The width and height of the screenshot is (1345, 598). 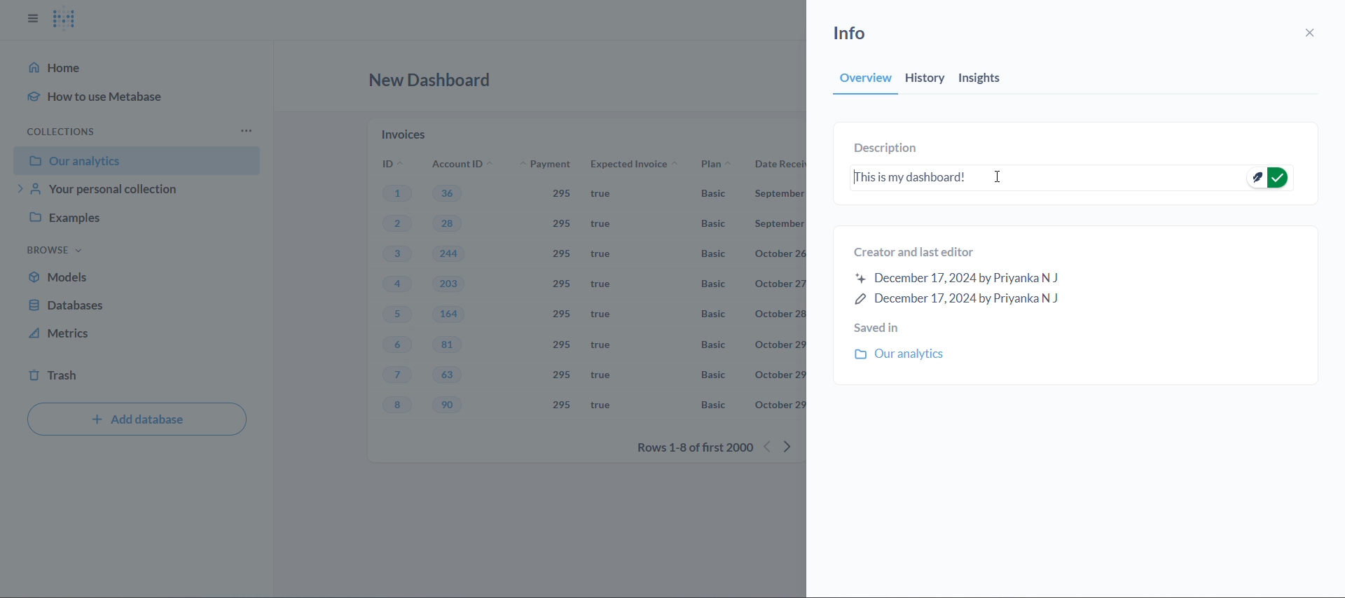 What do you see at coordinates (448, 314) in the screenshot?
I see `164` at bounding box center [448, 314].